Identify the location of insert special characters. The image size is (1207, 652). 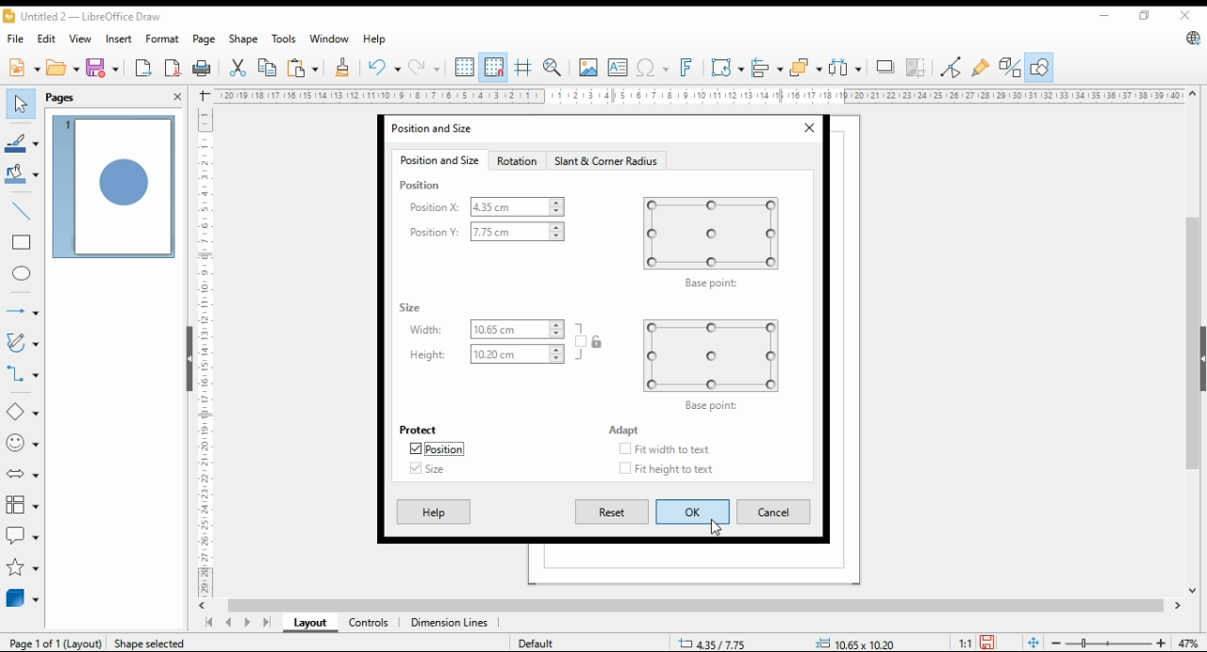
(654, 68).